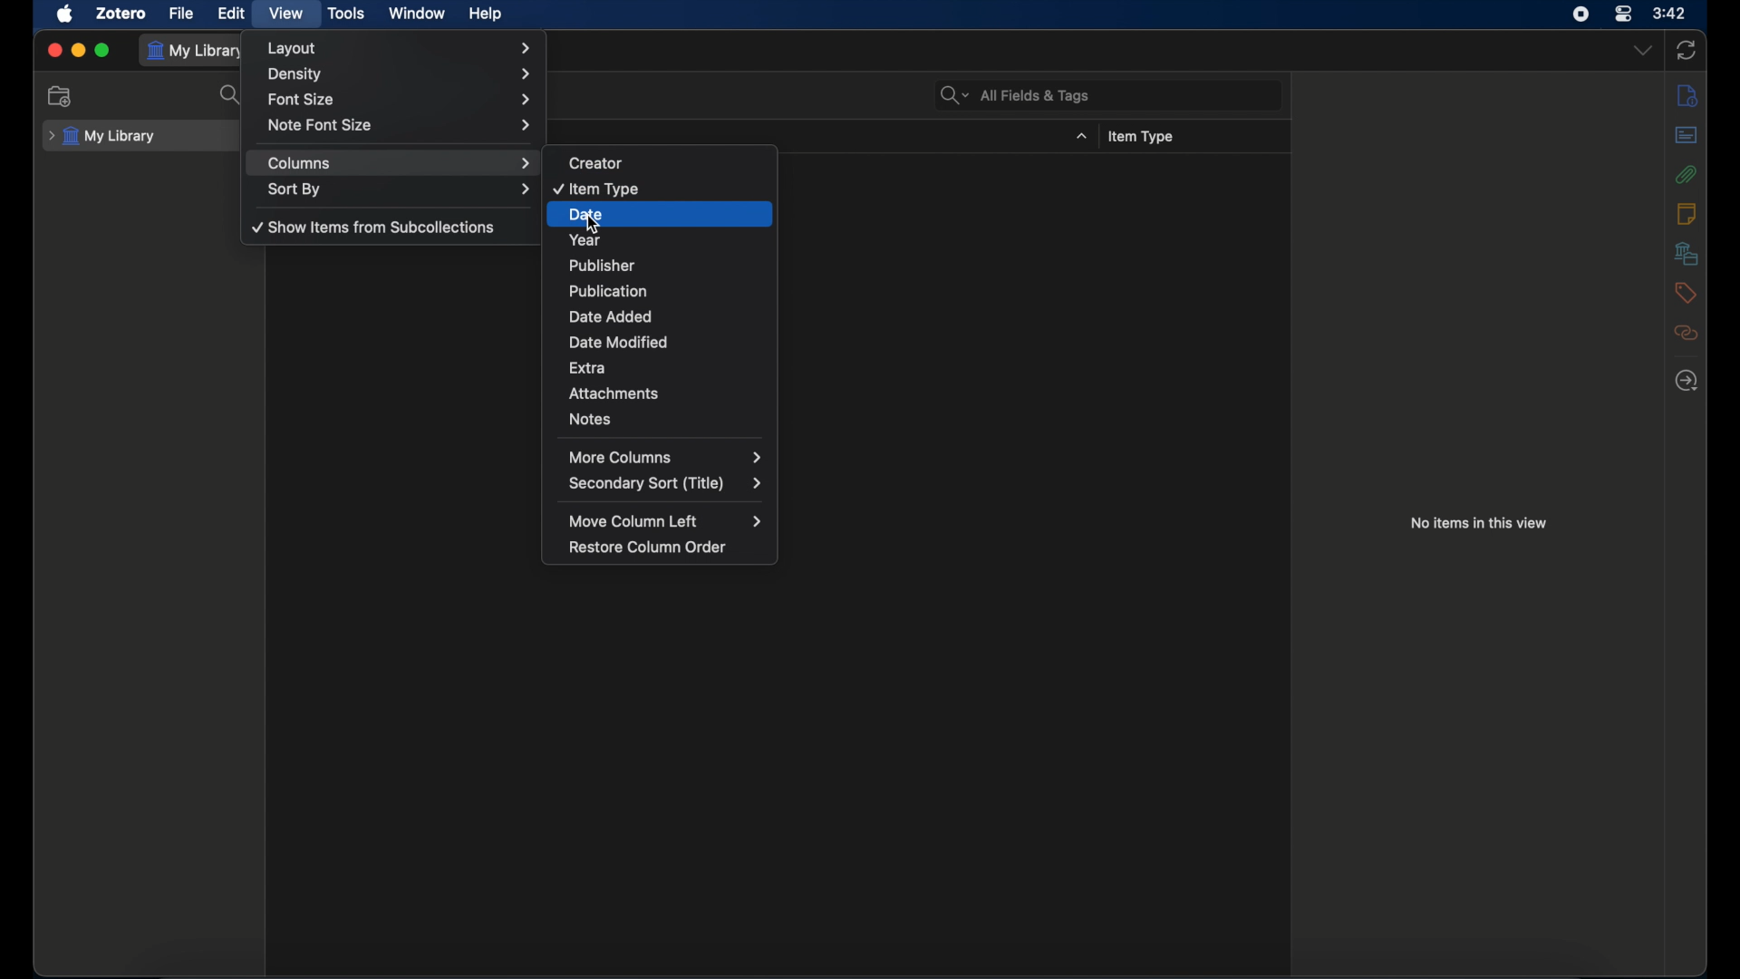 This screenshot has width=1740, height=979. Describe the element at coordinates (1685, 333) in the screenshot. I see `related` at that location.